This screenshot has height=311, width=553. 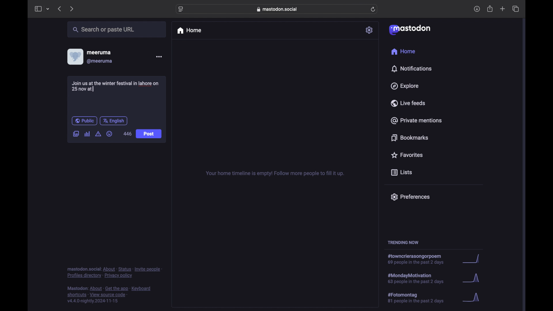 I want to click on new tab, so click(x=503, y=9).